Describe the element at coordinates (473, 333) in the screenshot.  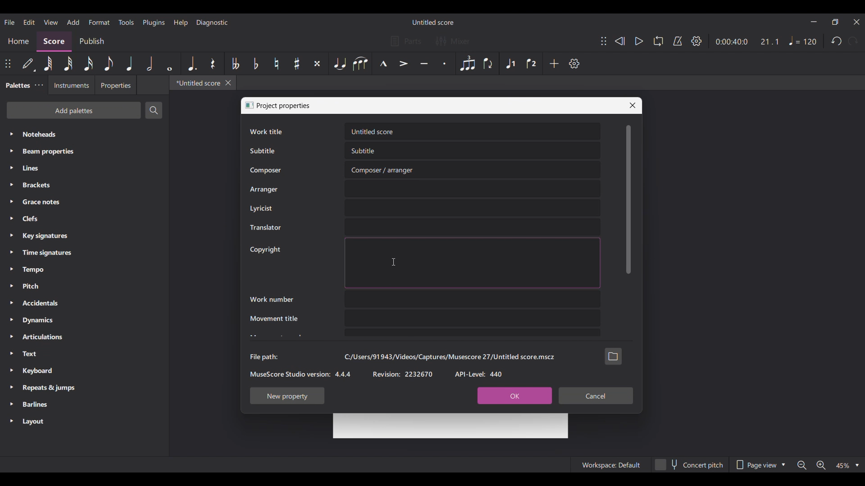
I see `Text box` at that location.